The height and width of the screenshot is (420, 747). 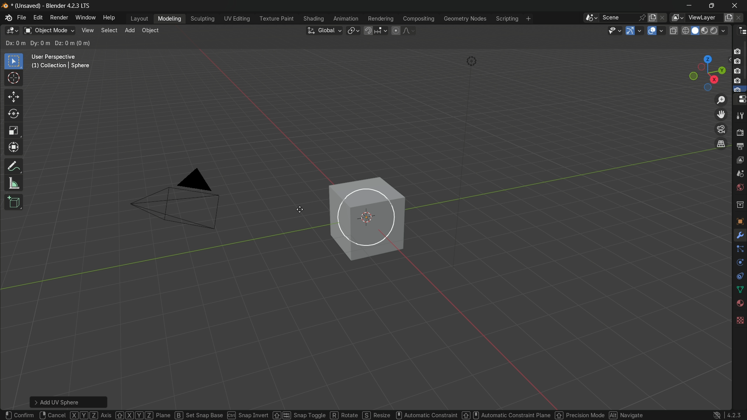 I want to click on show gizmo, so click(x=631, y=31).